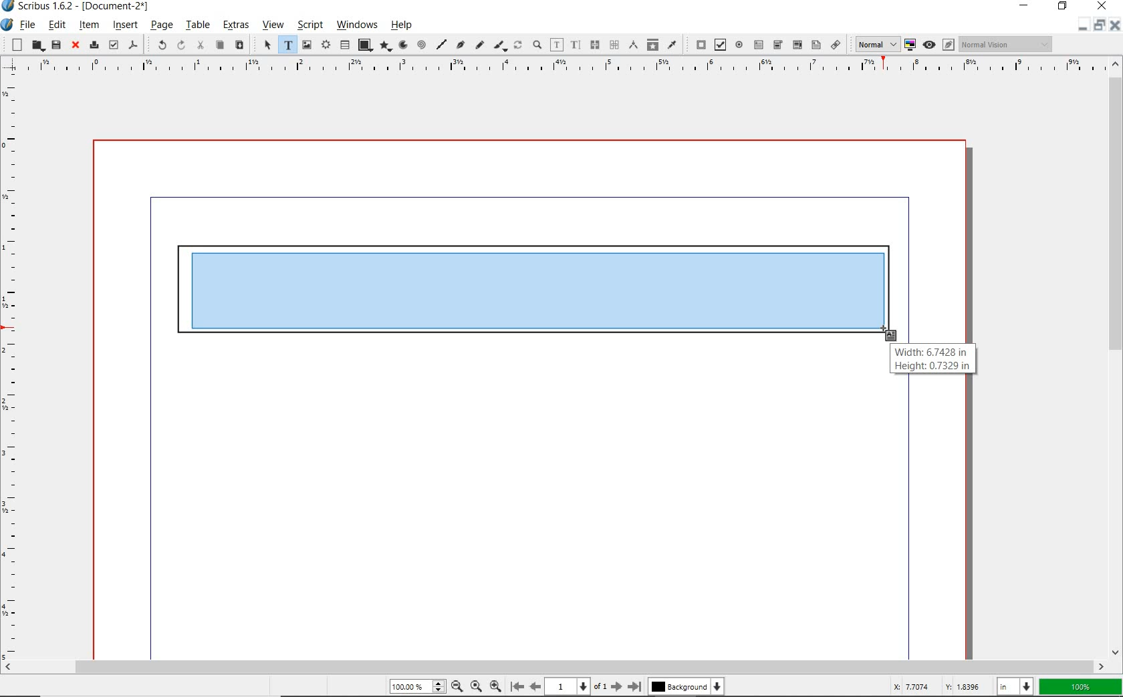 This screenshot has width=1123, height=697. I want to click on close, so click(76, 45).